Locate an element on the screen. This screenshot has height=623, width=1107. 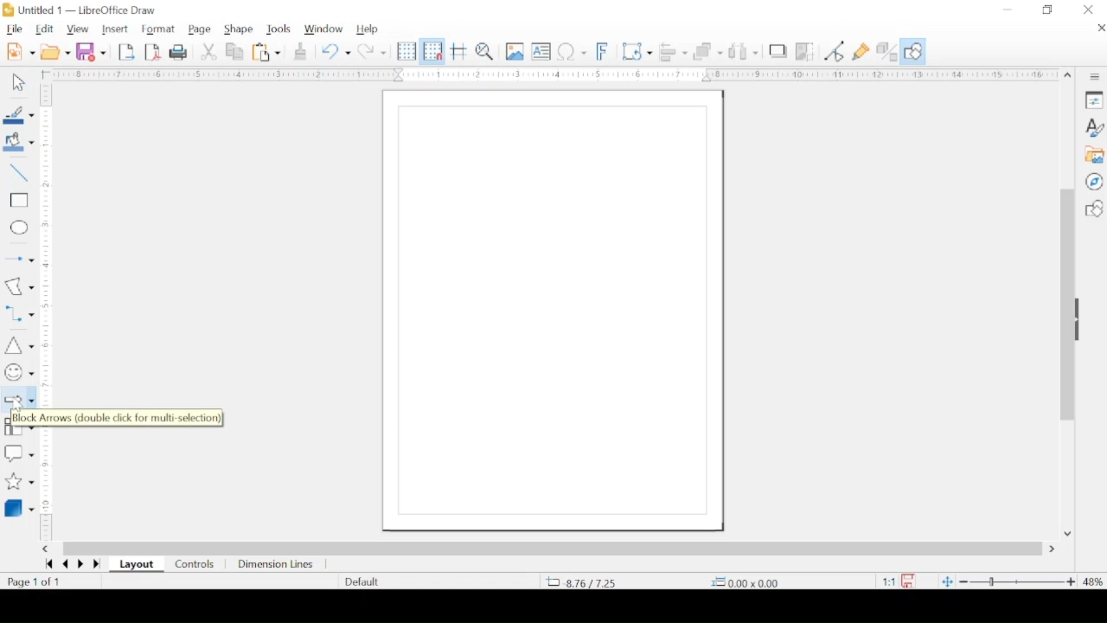
minimize is located at coordinates (1008, 10).